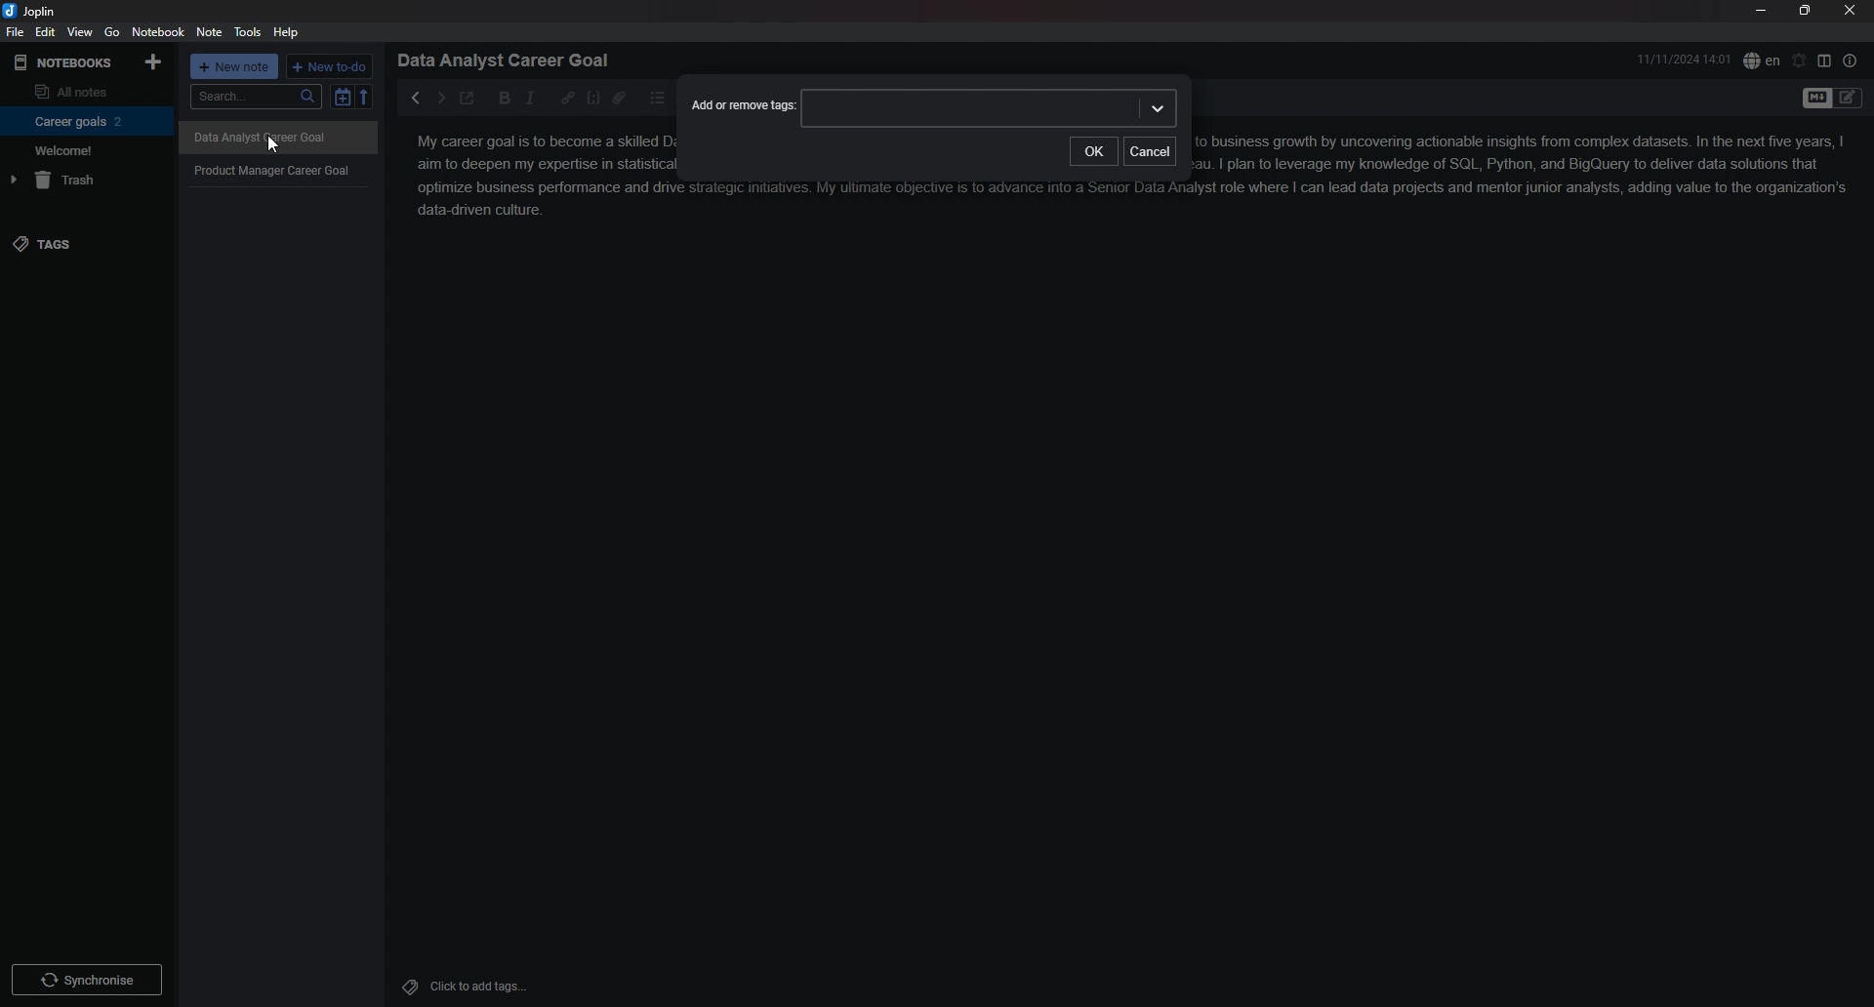 The height and width of the screenshot is (1007, 1874). I want to click on synchronise, so click(85, 979).